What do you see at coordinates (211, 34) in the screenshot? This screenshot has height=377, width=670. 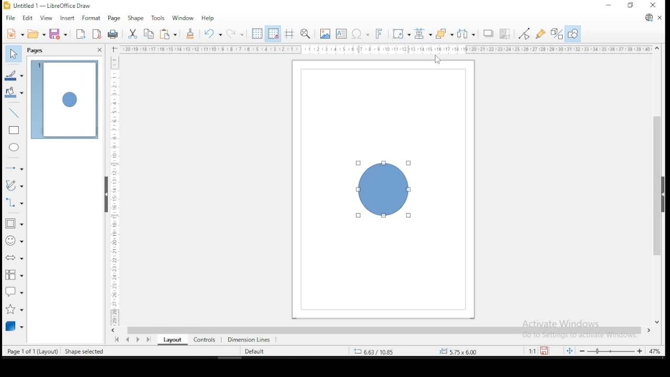 I see `undo` at bounding box center [211, 34].